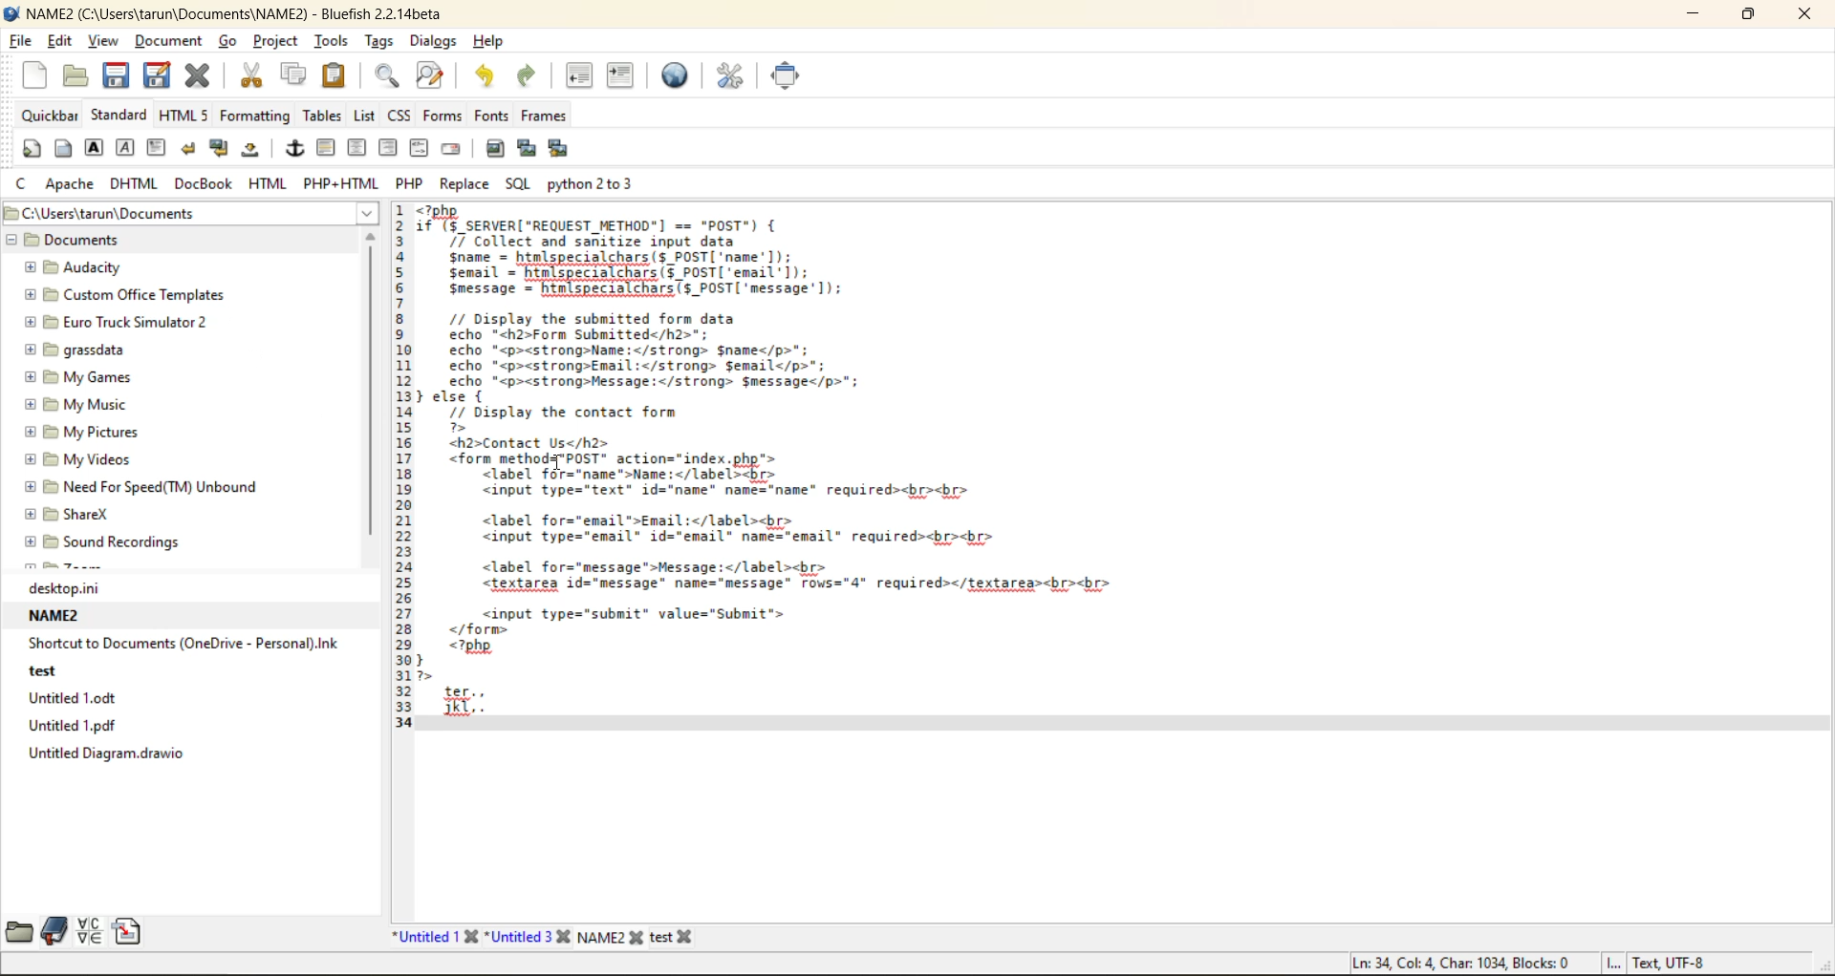 This screenshot has height=976, width=1835. What do you see at coordinates (723, 74) in the screenshot?
I see `edit preferences` at bounding box center [723, 74].